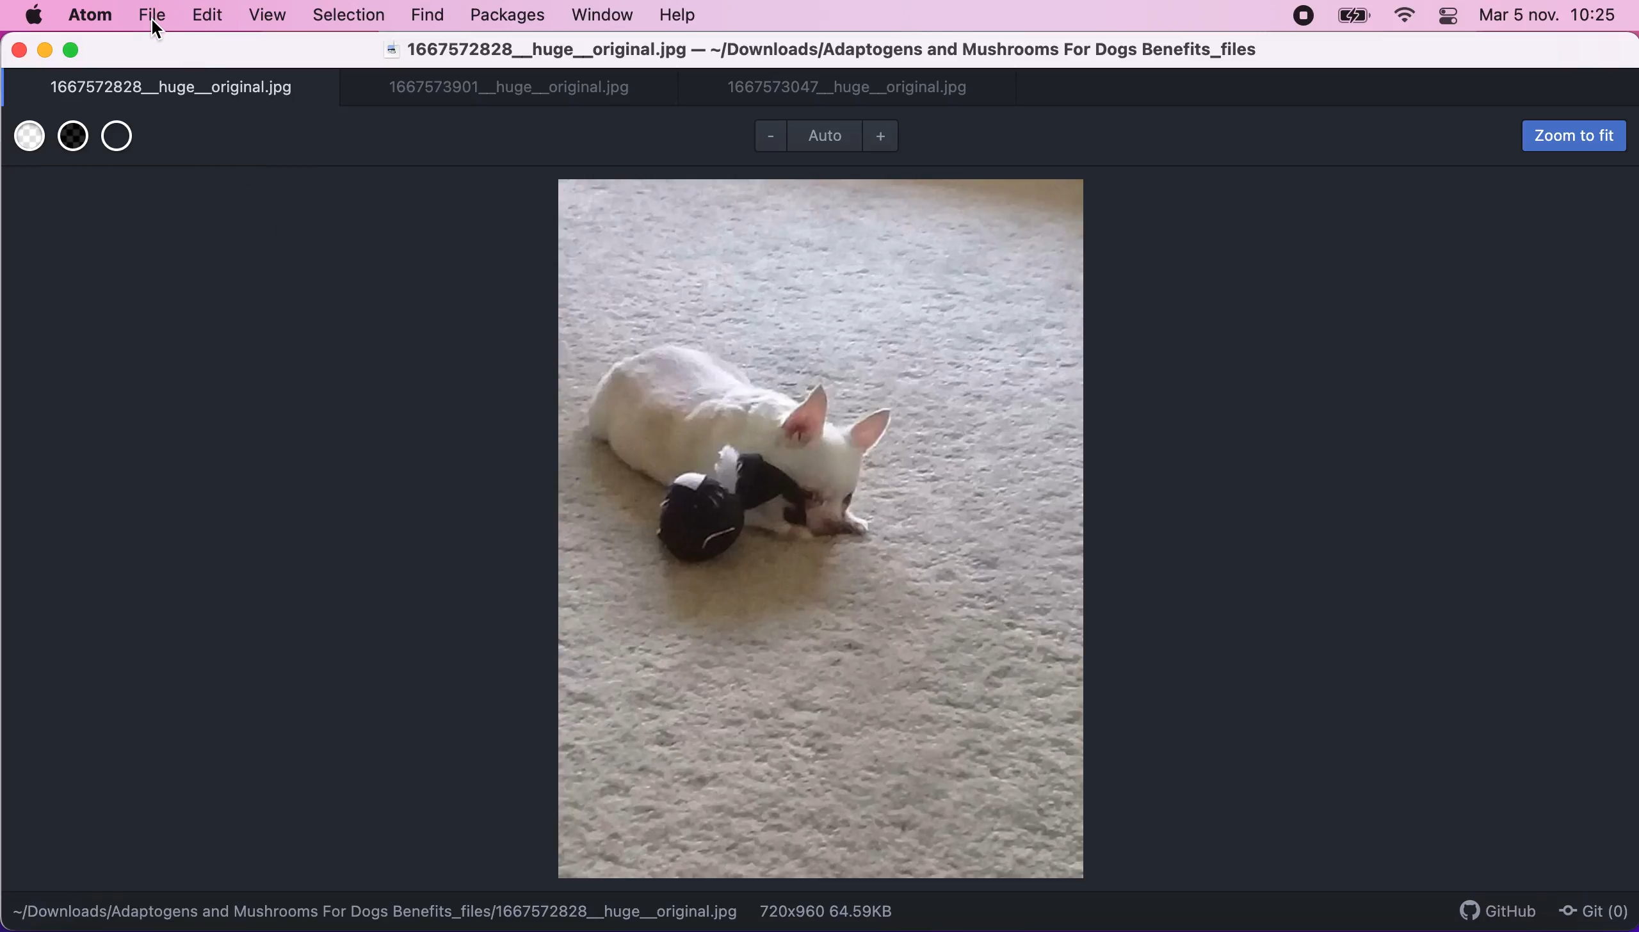 The height and width of the screenshot is (932, 1639). Describe the element at coordinates (95, 17) in the screenshot. I see `atom` at that location.